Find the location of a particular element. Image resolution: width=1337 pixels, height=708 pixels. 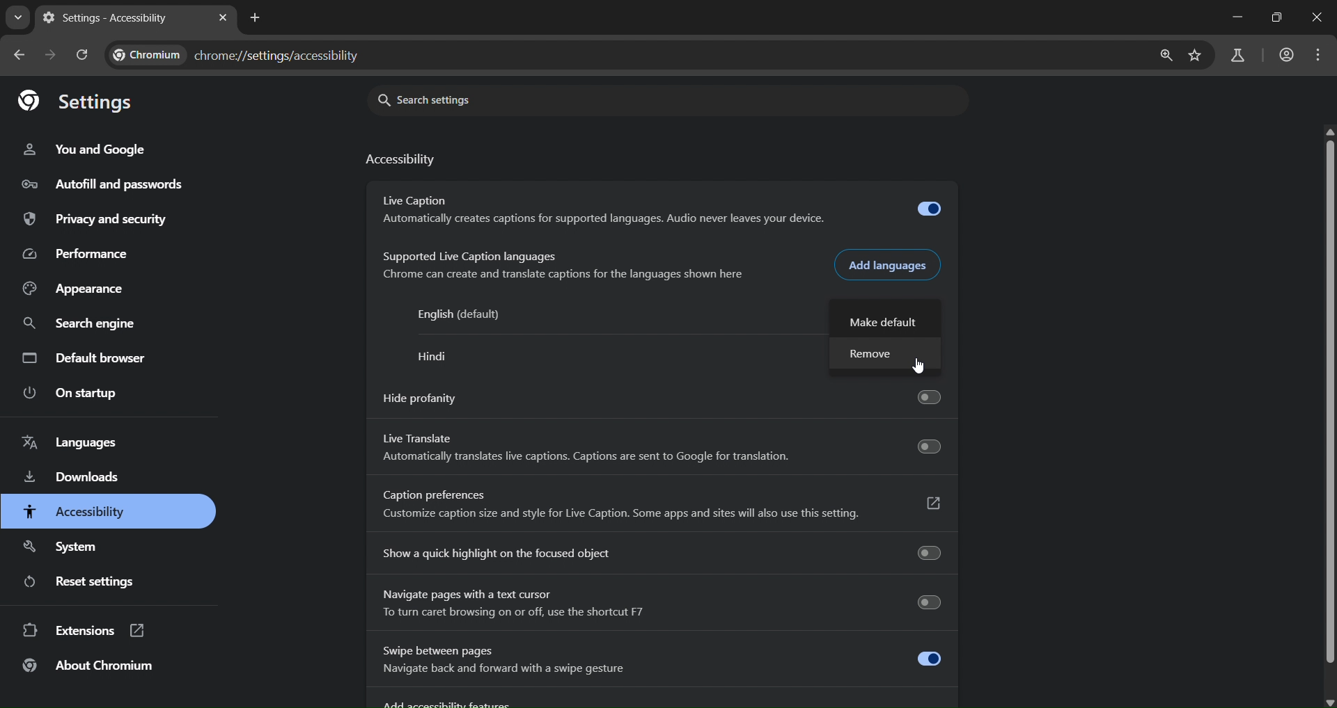

search engine is located at coordinates (81, 323).